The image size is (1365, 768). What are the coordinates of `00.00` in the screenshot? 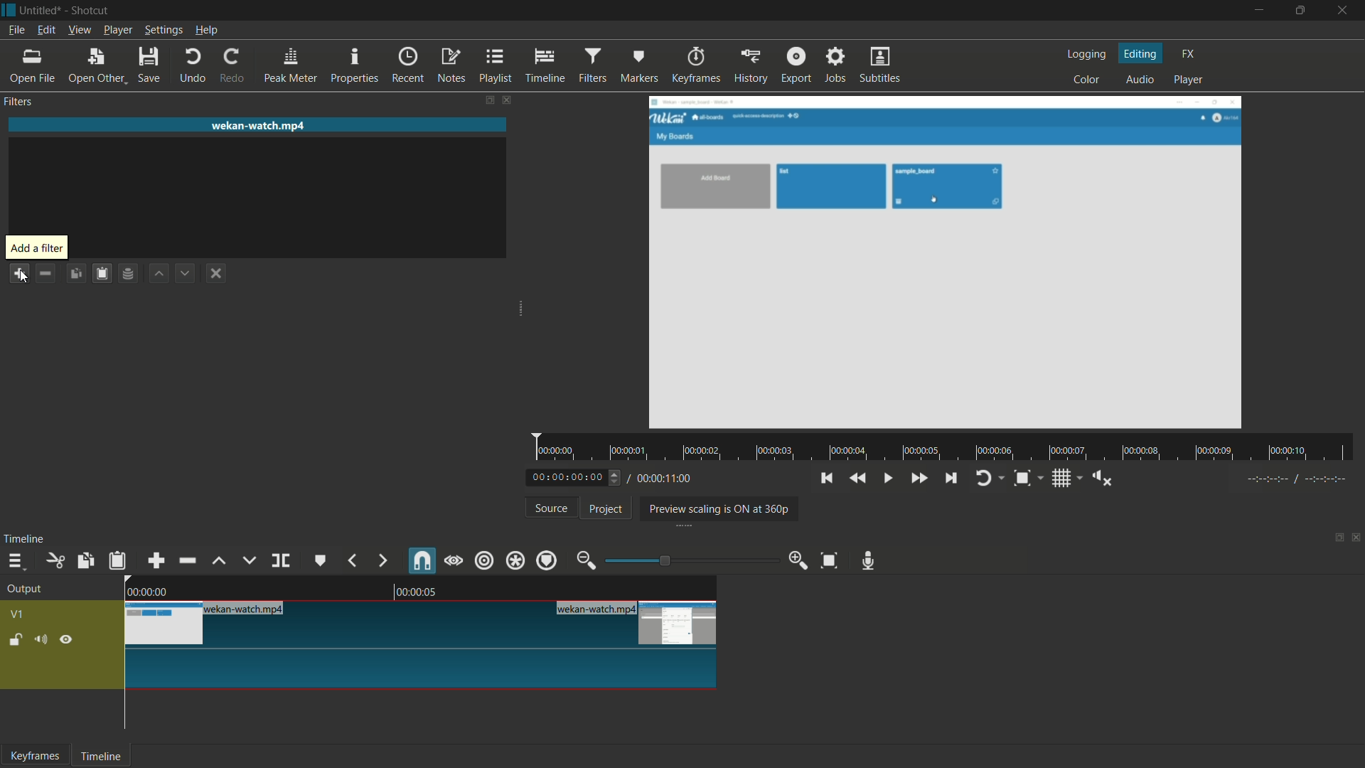 It's located at (146, 590).